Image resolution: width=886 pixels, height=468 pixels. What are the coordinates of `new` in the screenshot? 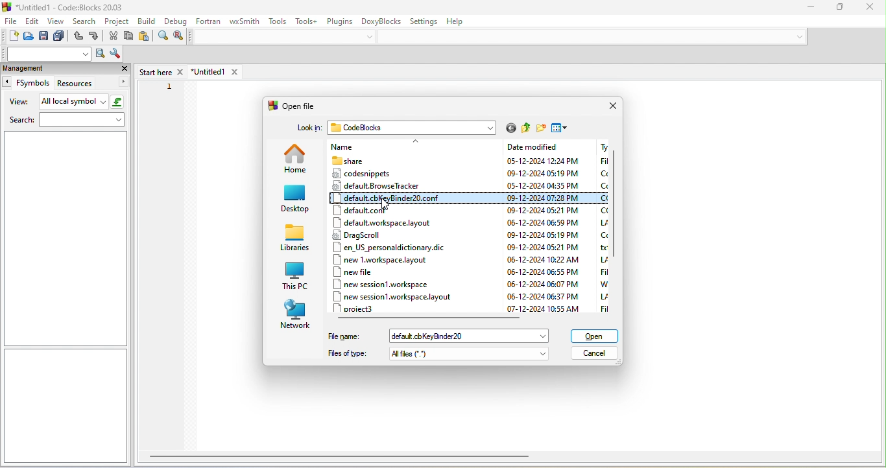 It's located at (10, 37).